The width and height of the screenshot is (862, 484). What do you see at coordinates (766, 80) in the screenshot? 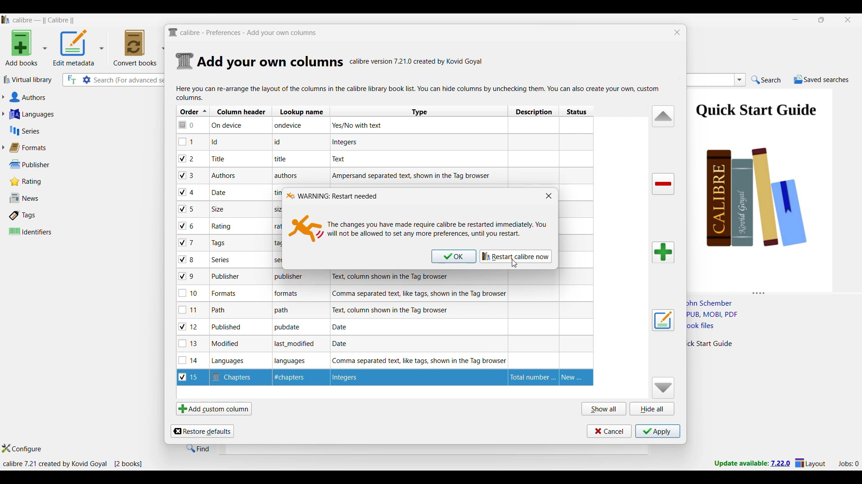
I see `Search` at bounding box center [766, 80].